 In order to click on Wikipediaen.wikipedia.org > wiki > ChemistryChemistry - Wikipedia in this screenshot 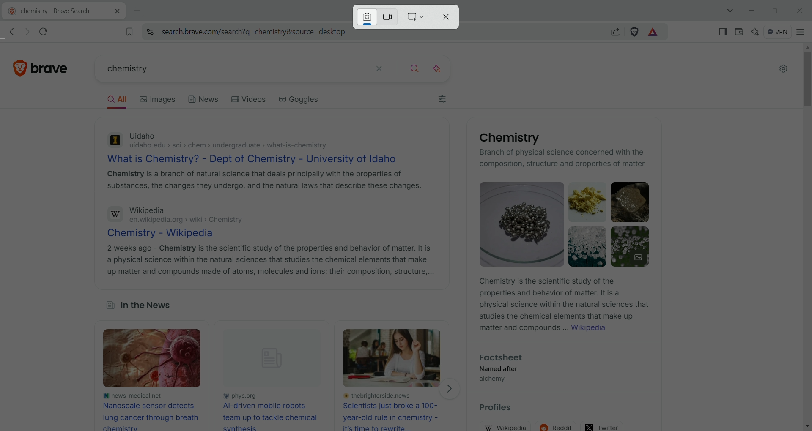, I will do `click(188, 221)`.